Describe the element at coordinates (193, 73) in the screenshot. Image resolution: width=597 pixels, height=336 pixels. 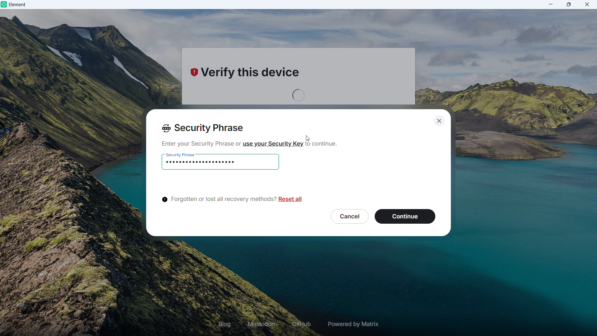
I see `verifying logo` at that location.